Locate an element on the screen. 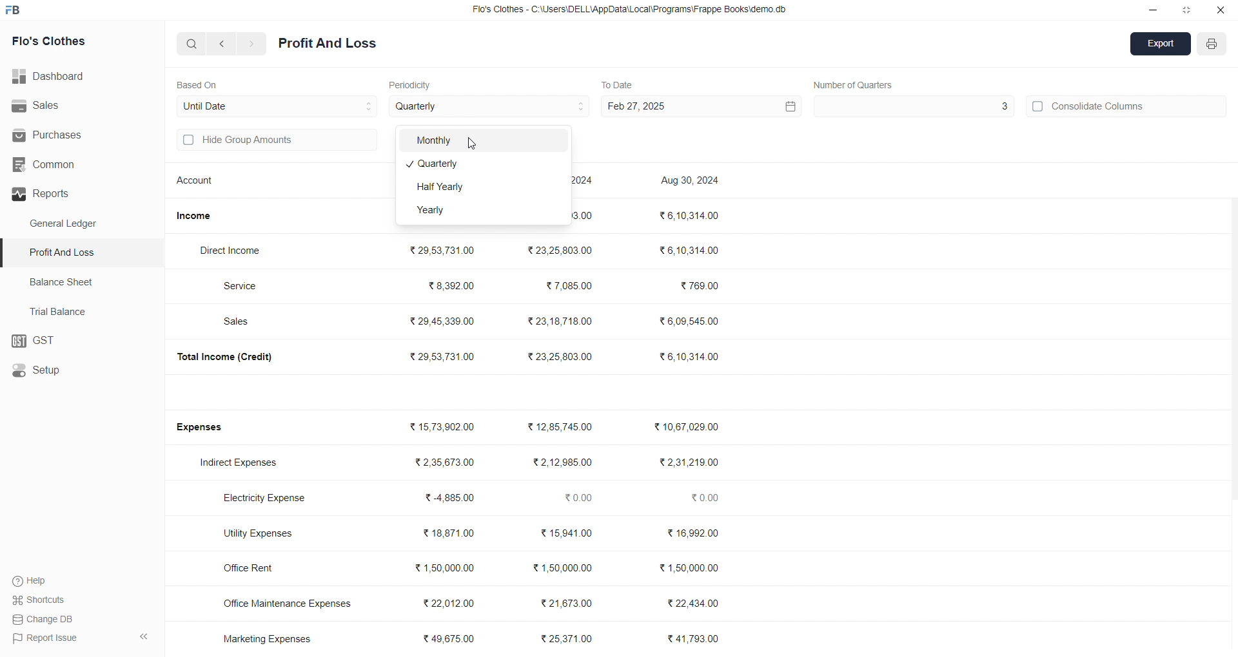 Image resolution: width=1238 pixels, height=657 pixels. To Date is located at coordinates (616, 84).